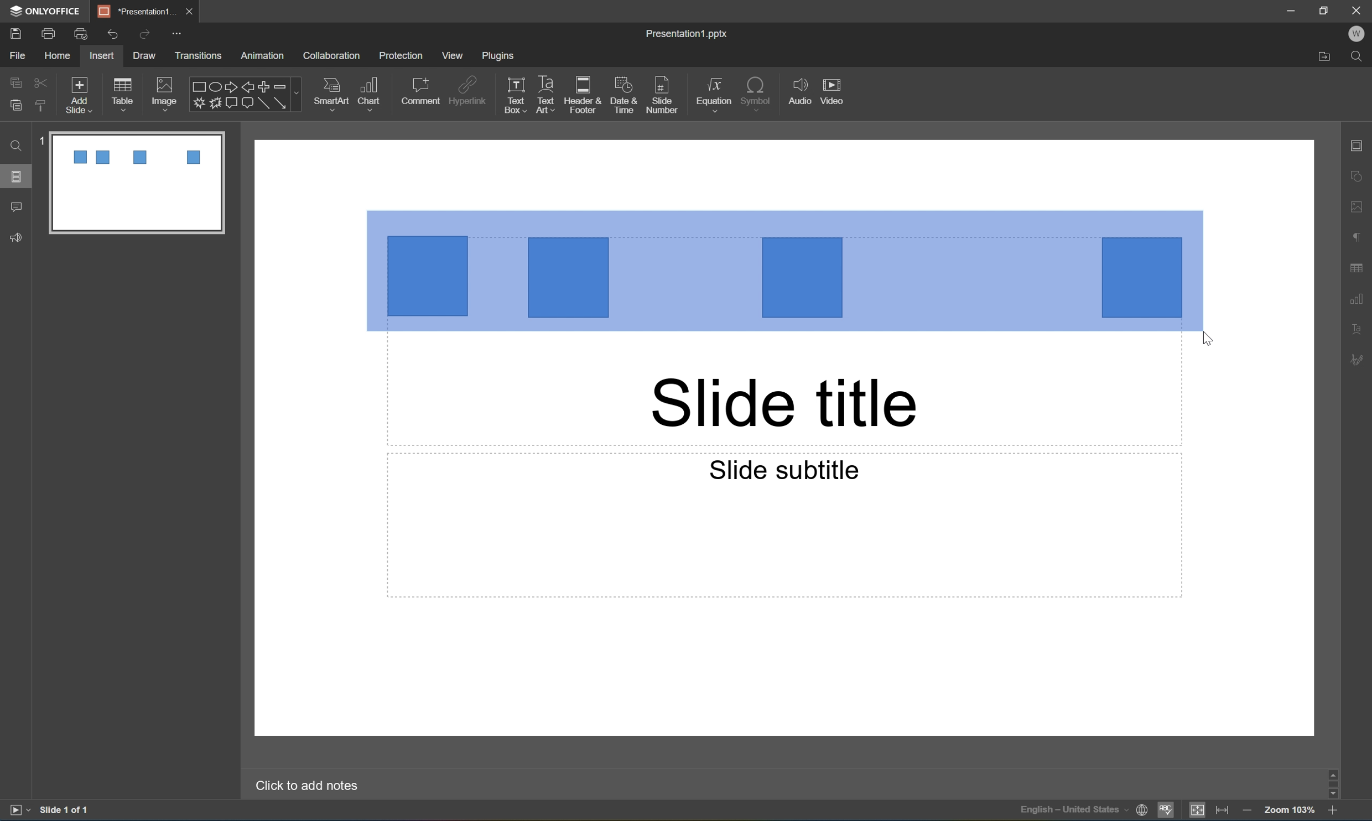  Describe the element at coordinates (1336, 783) in the screenshot. I see `scroll bar` at that location.